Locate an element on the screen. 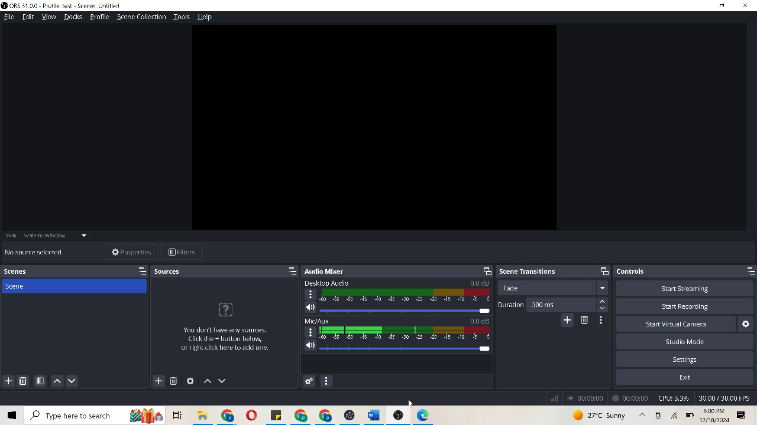  speaker is located at coordinates (309, 345).